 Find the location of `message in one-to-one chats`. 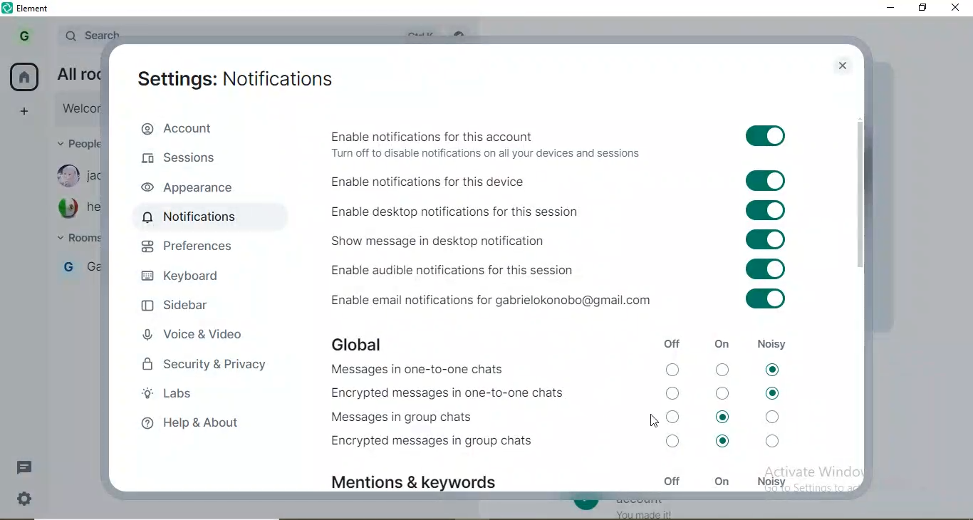

message in one-to-one chats is located at coordinates (418, 370).